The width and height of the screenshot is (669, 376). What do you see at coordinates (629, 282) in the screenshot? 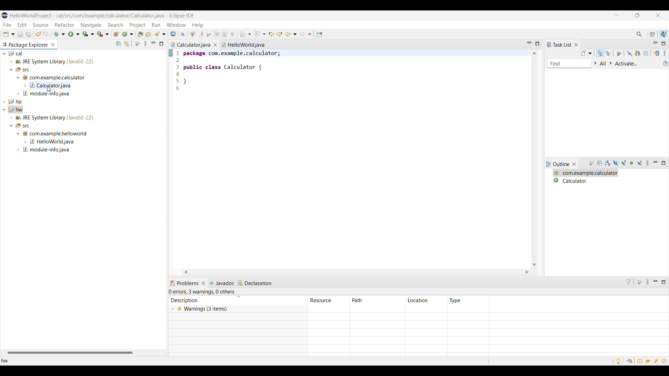
I see `Filters` at bounding box center [629, 282].